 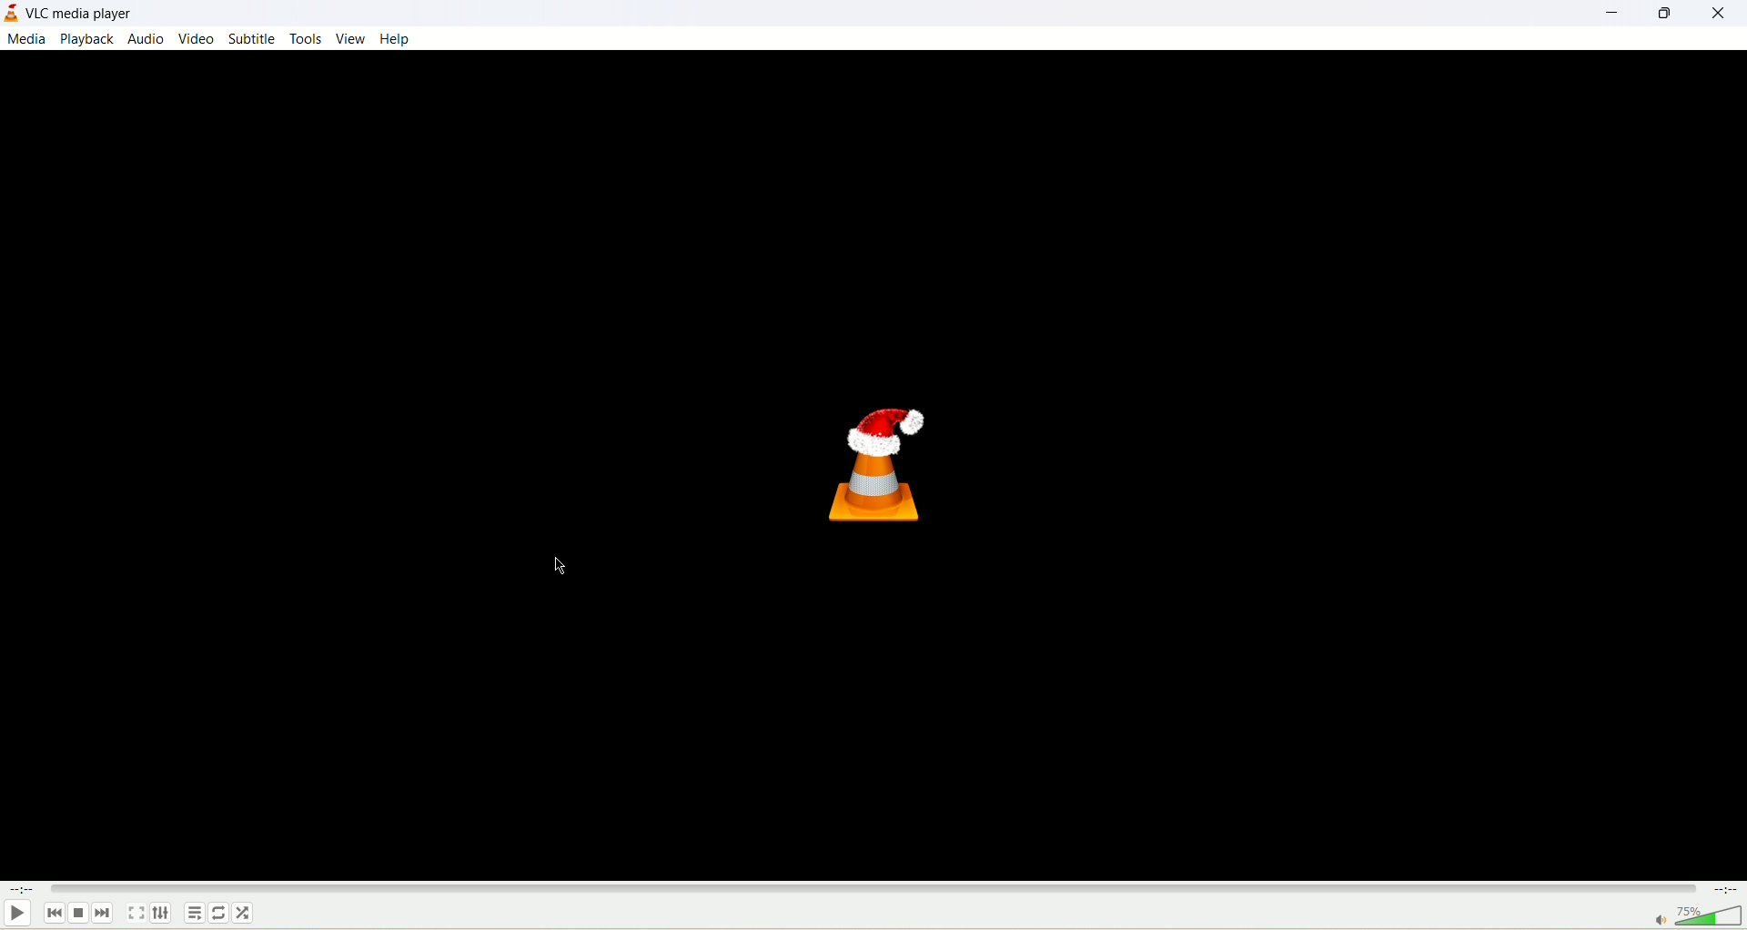 What do you see at coordinates (1729, 890) in the screenshot?
I see `time remaining` at bounding box center [1729, 890].